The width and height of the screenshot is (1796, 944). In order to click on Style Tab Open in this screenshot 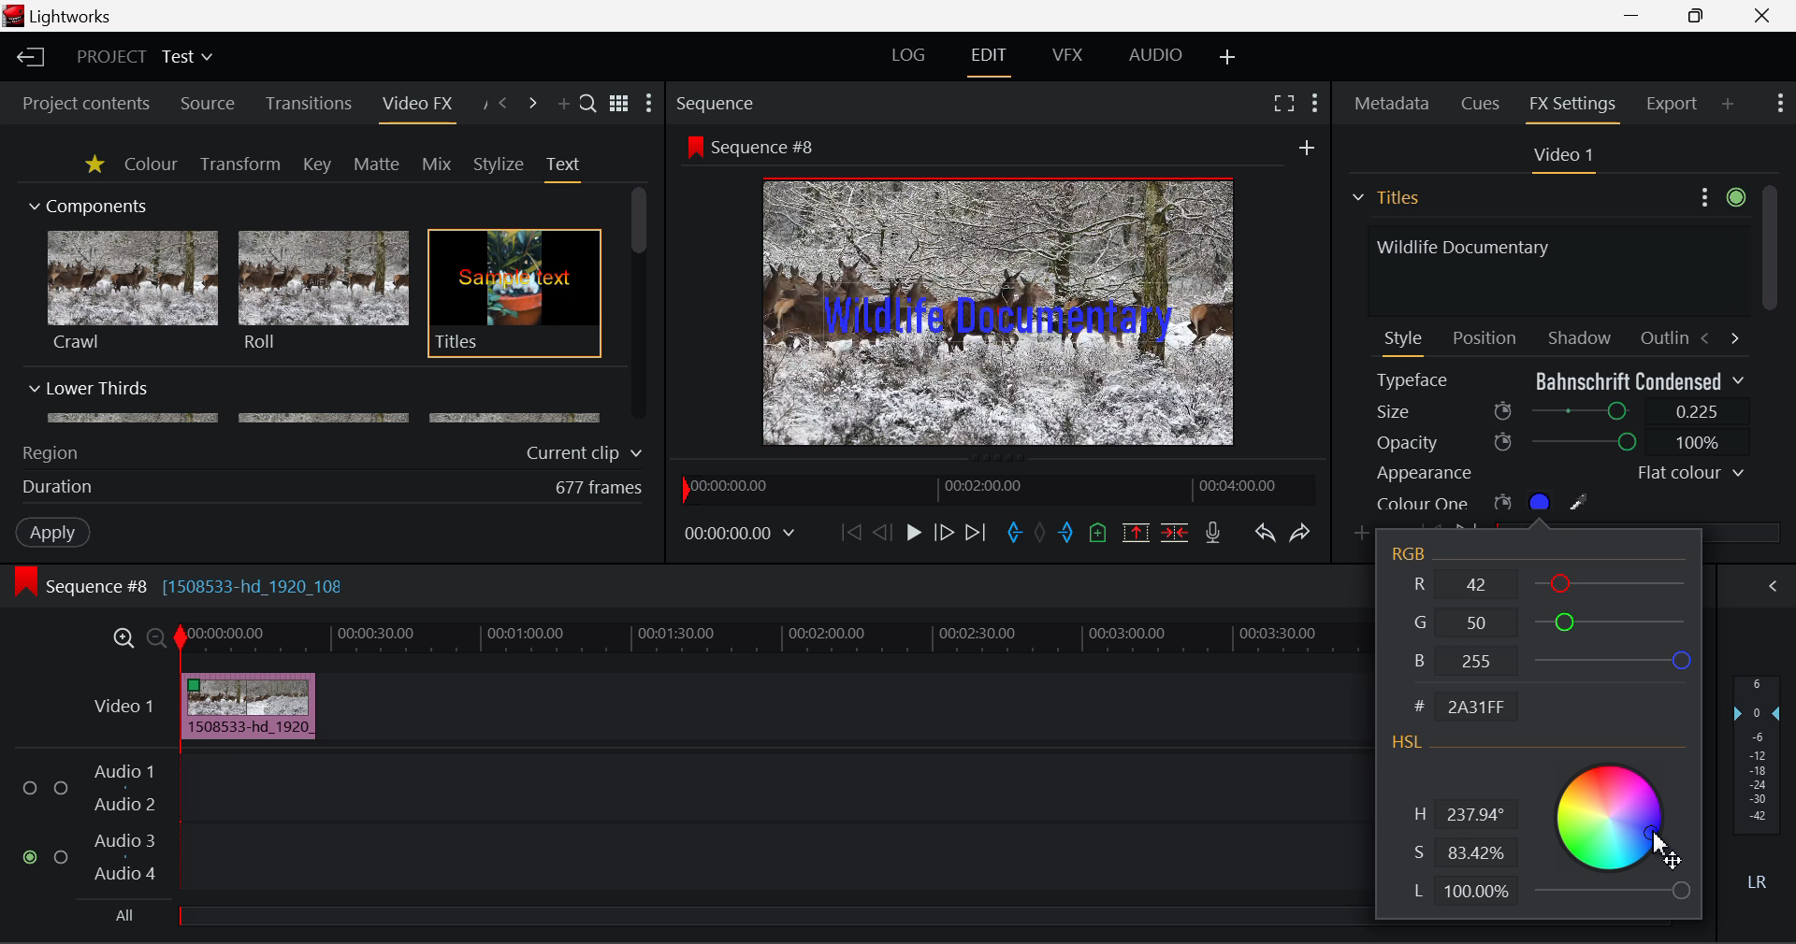, I will do `click(1405, 342)`.